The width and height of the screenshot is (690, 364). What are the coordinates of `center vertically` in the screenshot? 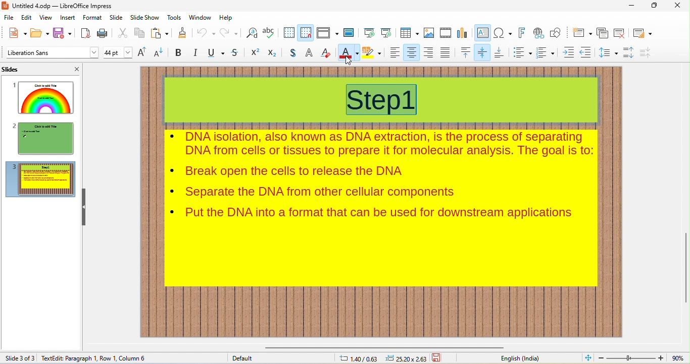 It's located at (482, 52).